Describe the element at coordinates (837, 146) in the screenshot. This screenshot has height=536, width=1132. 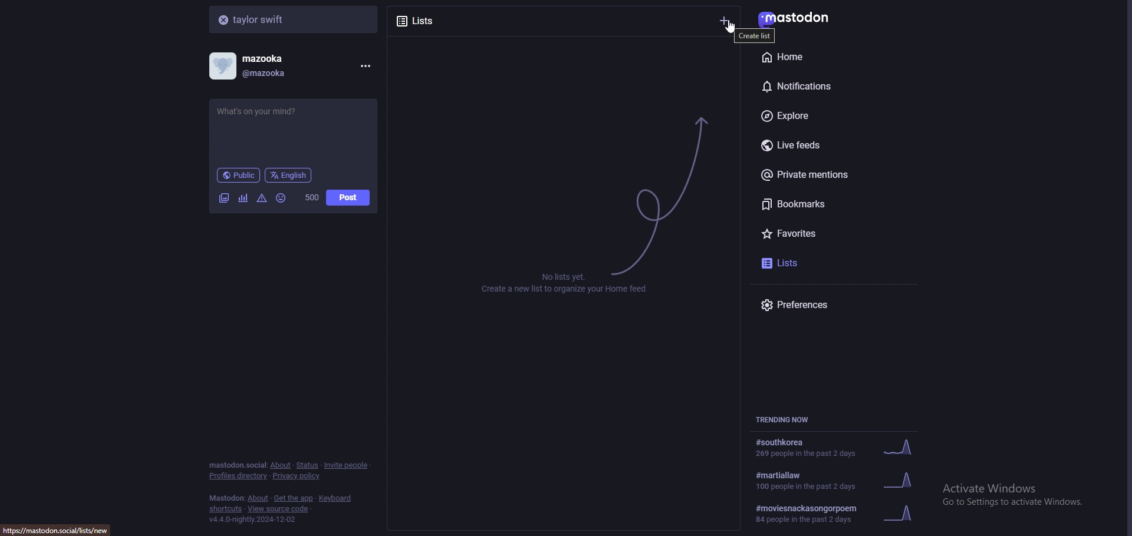
I see `live feeds` at that location.